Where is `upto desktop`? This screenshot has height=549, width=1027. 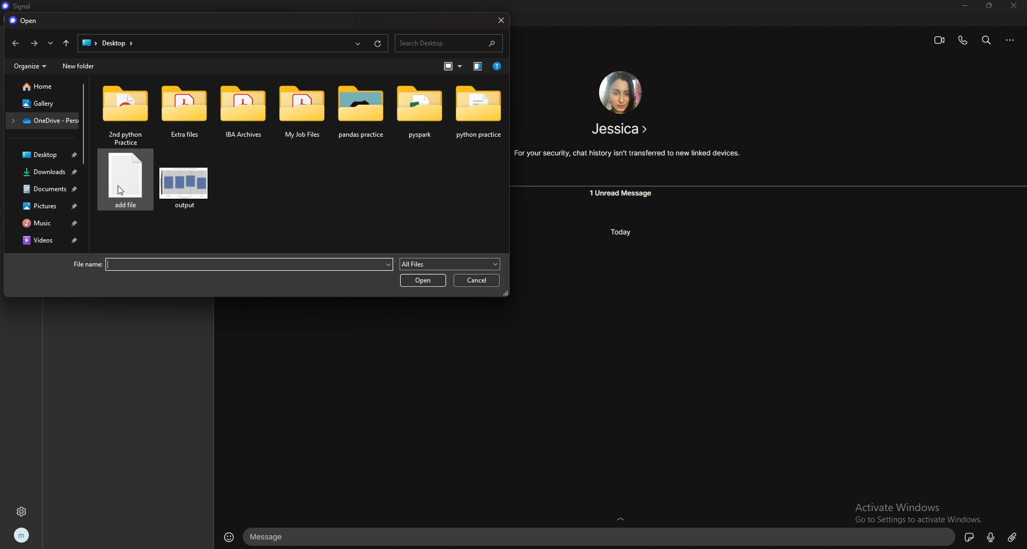 upto desktop is located at coordinates (66, 43).